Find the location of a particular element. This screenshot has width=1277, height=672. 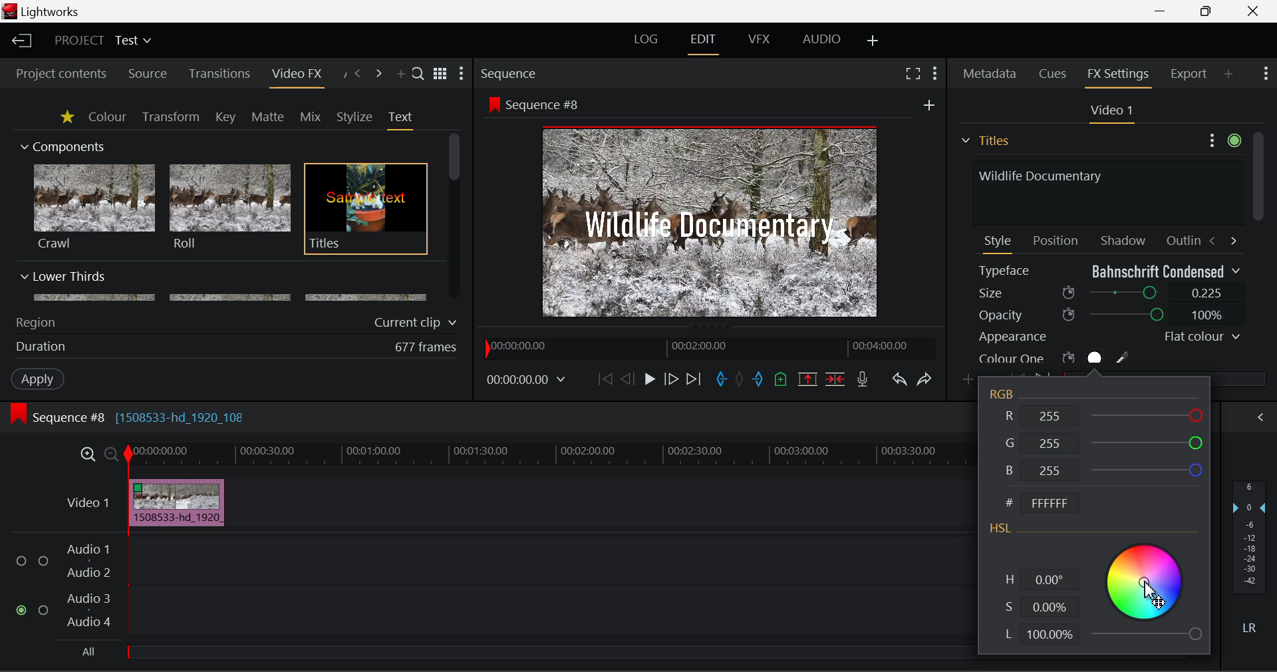

checkbox is located at coordinates (24, 562).